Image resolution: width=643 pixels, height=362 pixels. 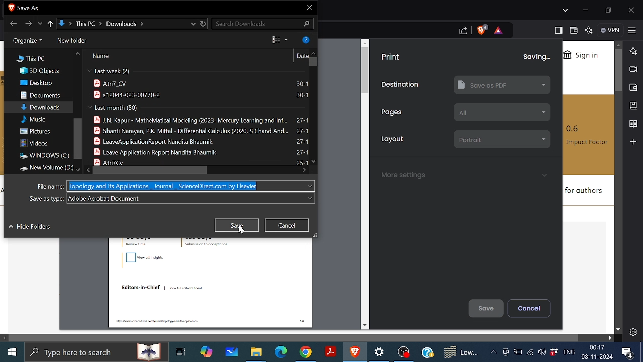 I want to click on Move up, so click(x=314, y=54).